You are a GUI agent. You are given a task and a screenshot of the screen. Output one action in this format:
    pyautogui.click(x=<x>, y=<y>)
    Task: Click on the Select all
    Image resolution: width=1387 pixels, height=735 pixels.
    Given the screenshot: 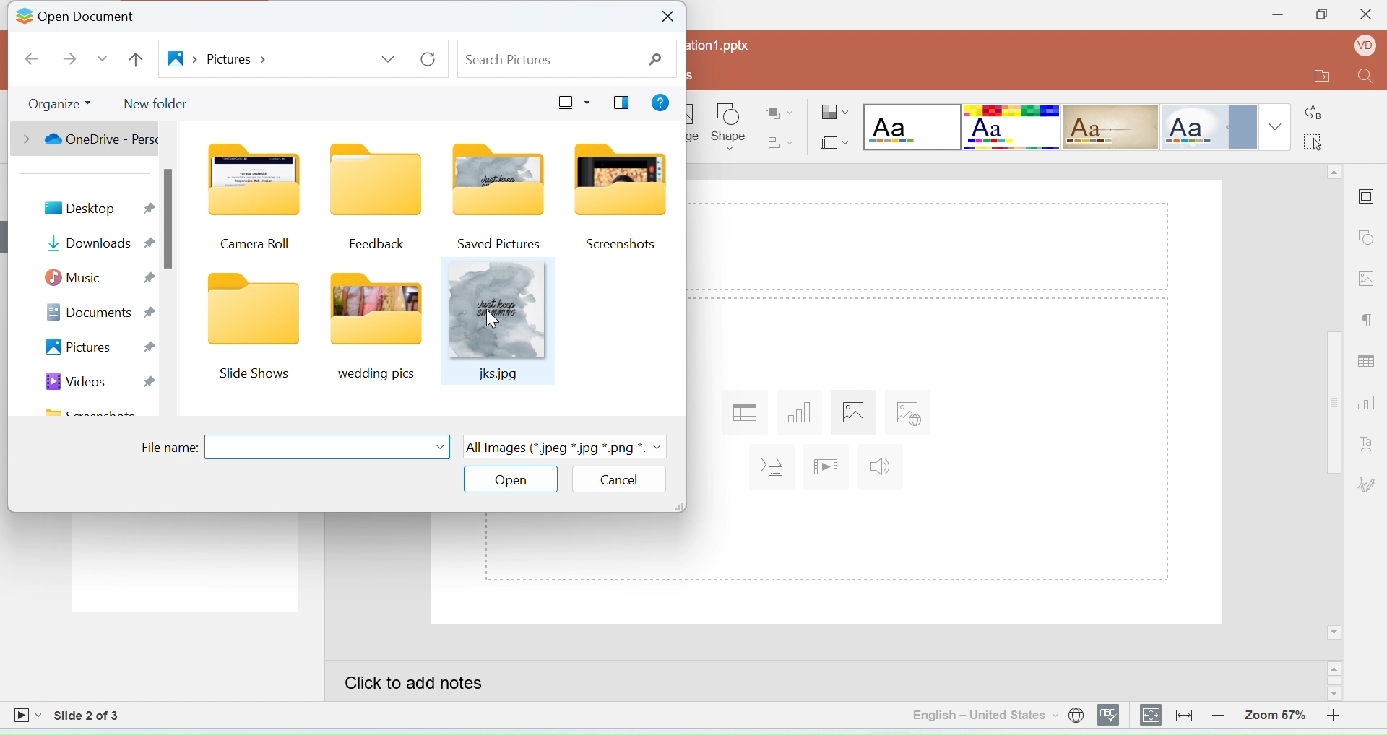 What is the action you would take?
    pyautogui.click(x=1318, y=140)
    